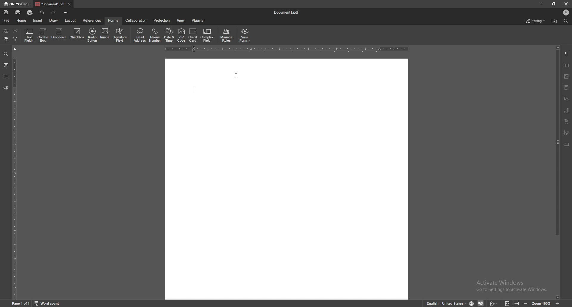 The width and height of the screenshot is (572, 307). I want to click on fit to width, so click(517, 303).